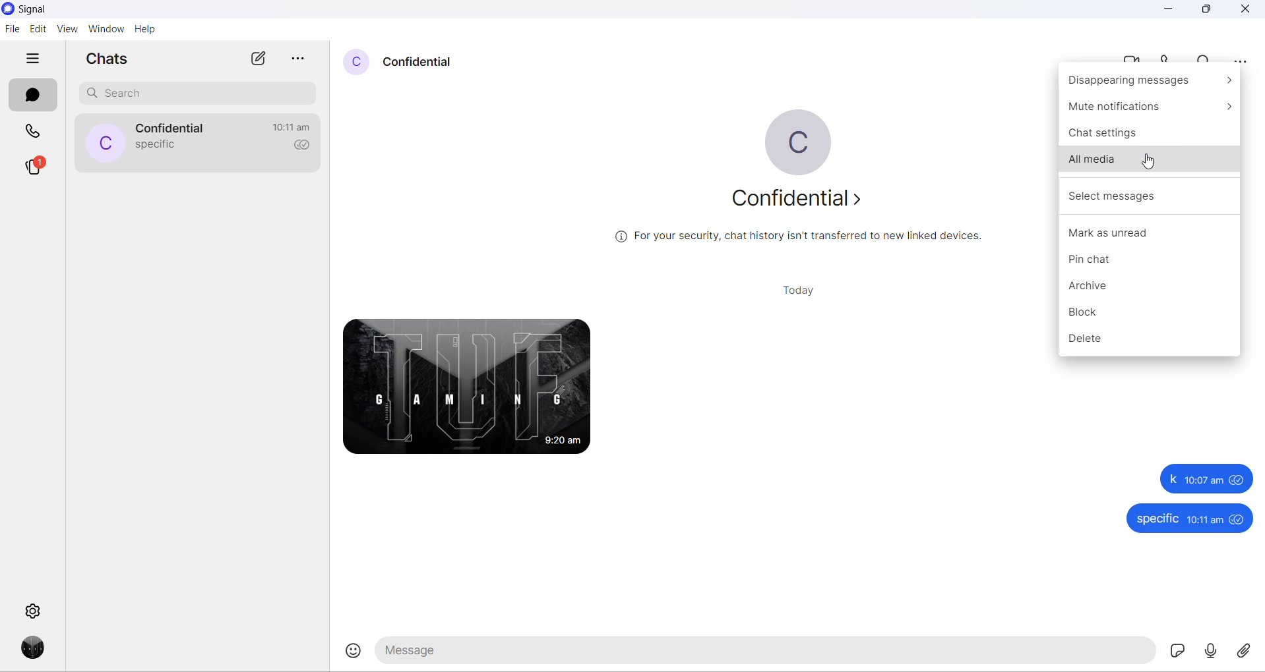 This screenshot has width=1265, height=672. Describe the element at coordinates (1149, 235) in the screenshot. I see `mark as unread` at that location.